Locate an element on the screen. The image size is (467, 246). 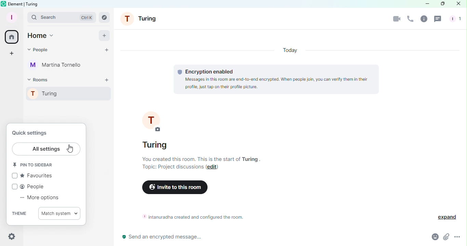
check box is located at coordinates (14, 187).